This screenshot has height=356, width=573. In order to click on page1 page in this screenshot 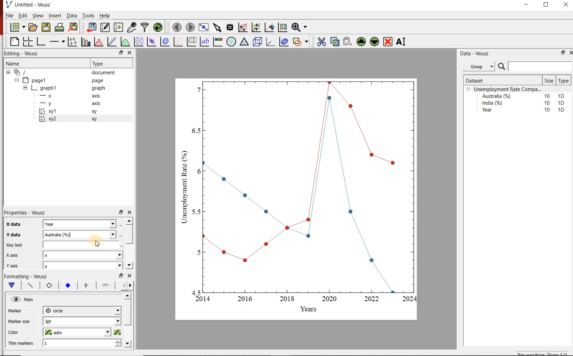, I will do `click(65, 80)`.